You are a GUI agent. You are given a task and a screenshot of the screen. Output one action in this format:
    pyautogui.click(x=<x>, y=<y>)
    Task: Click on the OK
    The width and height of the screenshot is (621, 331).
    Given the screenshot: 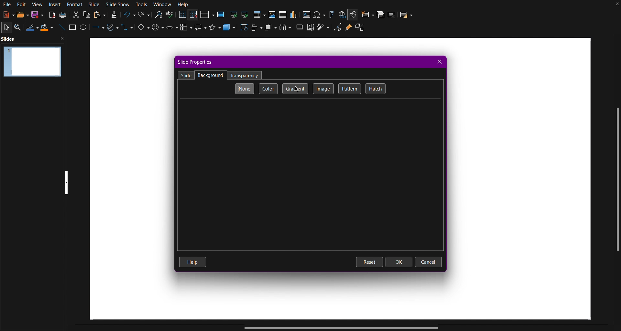 What is the action you would take?
    pyautogui.click(x=399, y=262)
    